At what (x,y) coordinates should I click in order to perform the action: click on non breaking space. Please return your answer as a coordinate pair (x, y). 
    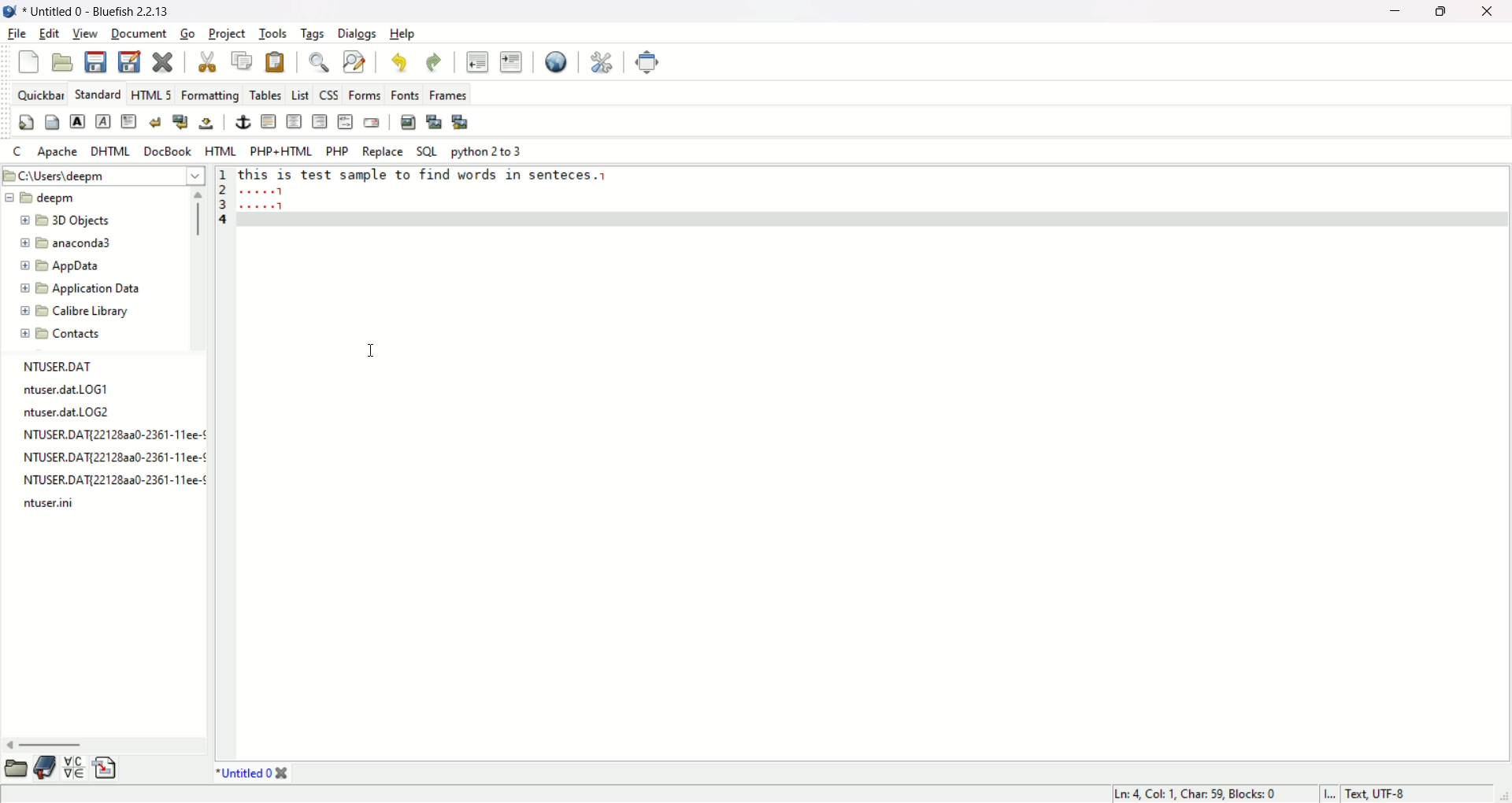
    Looking at the image, I should click on (206, 124).